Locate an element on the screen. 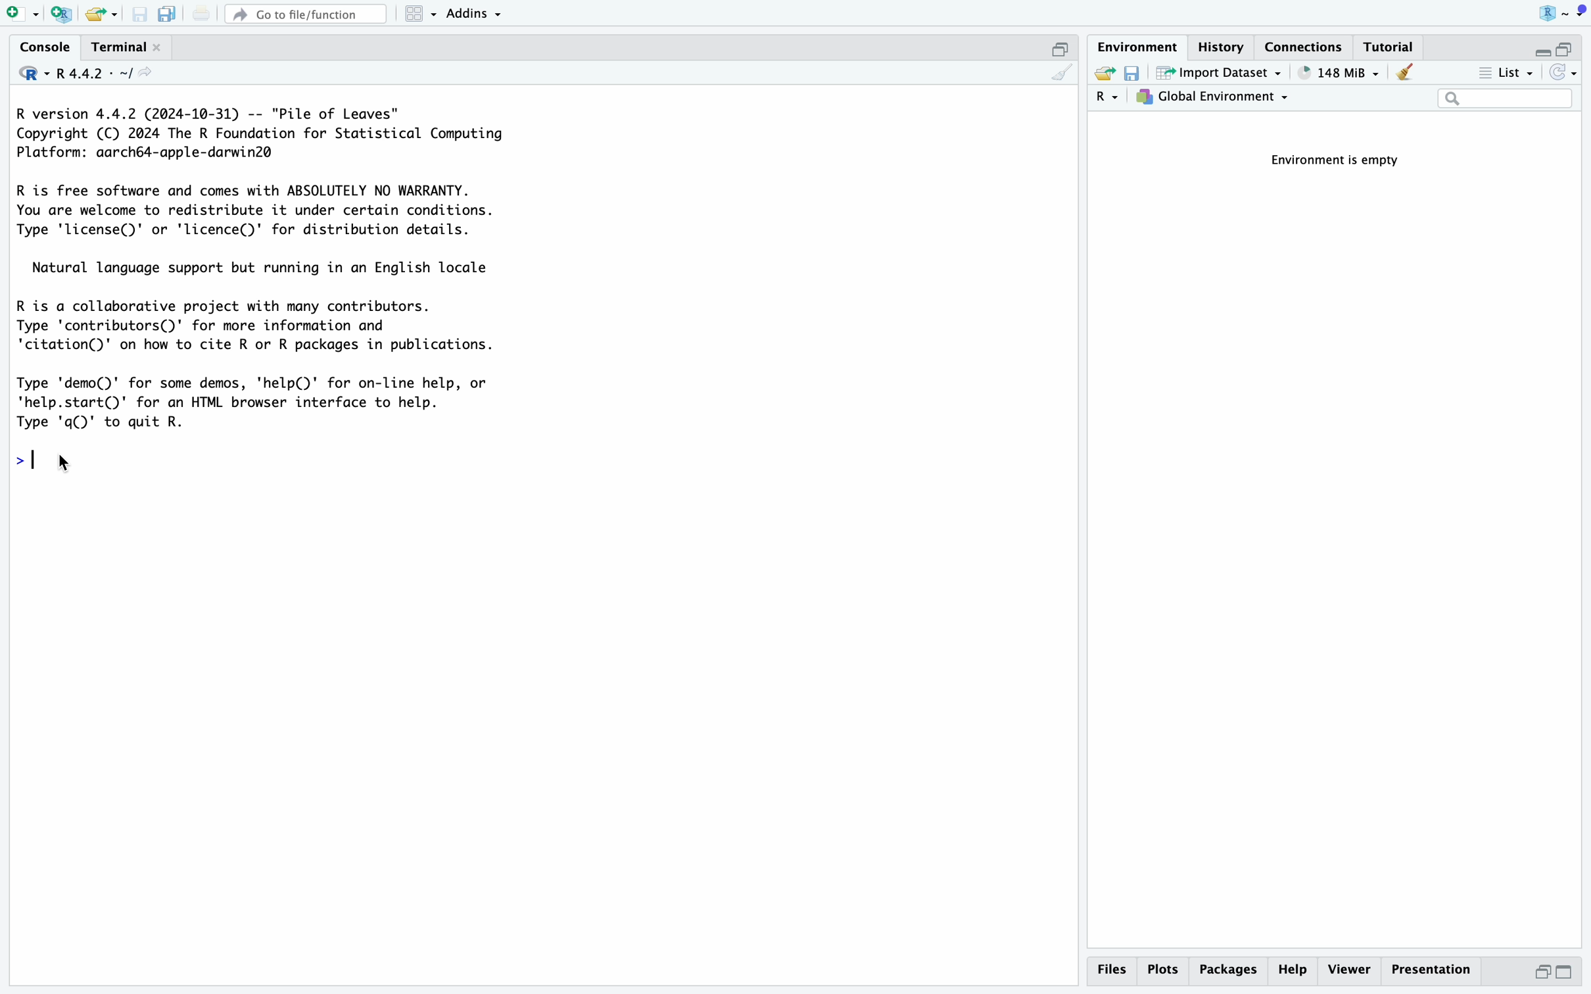  description of support is located at coordinates (270, 266).